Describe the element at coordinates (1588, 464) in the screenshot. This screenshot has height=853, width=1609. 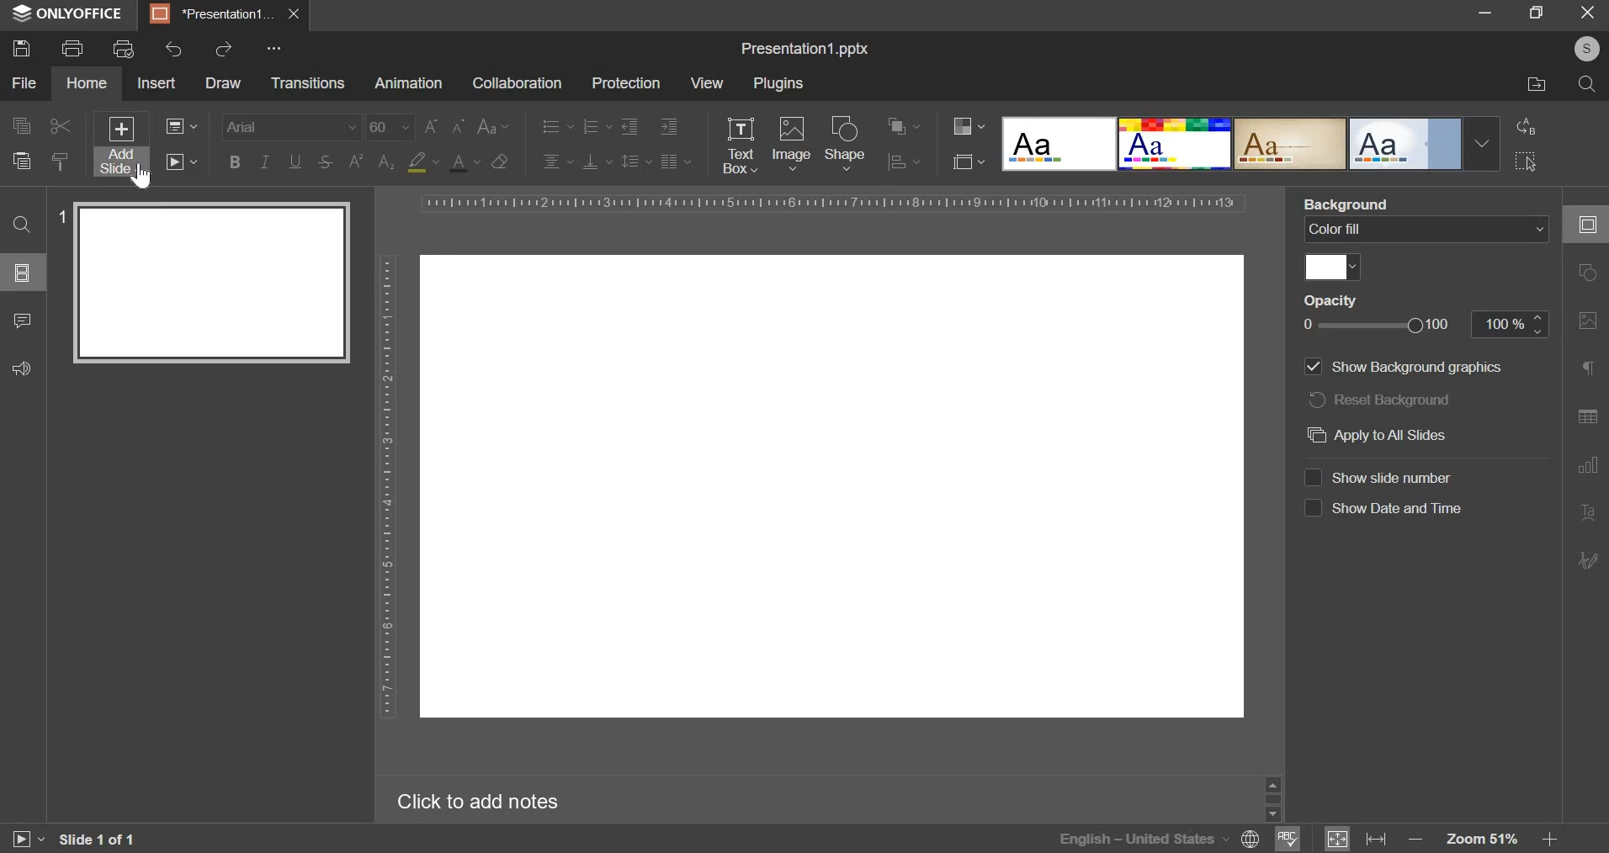
I see `chart settings` at that location.